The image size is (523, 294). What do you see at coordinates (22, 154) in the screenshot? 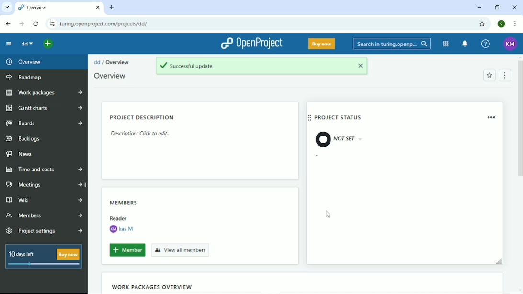
I see `News` at bounding box center [22, 154].